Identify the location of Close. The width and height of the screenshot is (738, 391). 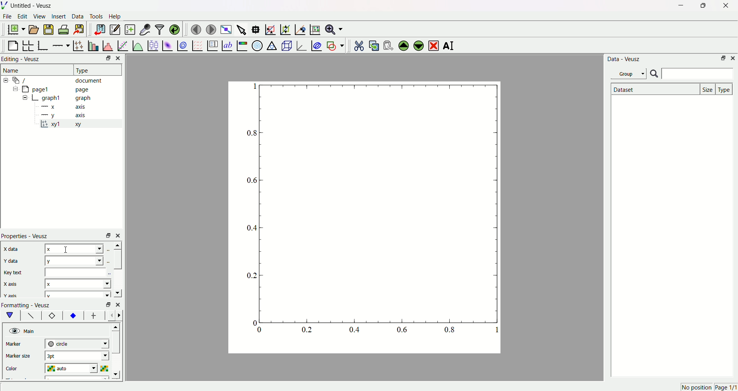
(723, 7).